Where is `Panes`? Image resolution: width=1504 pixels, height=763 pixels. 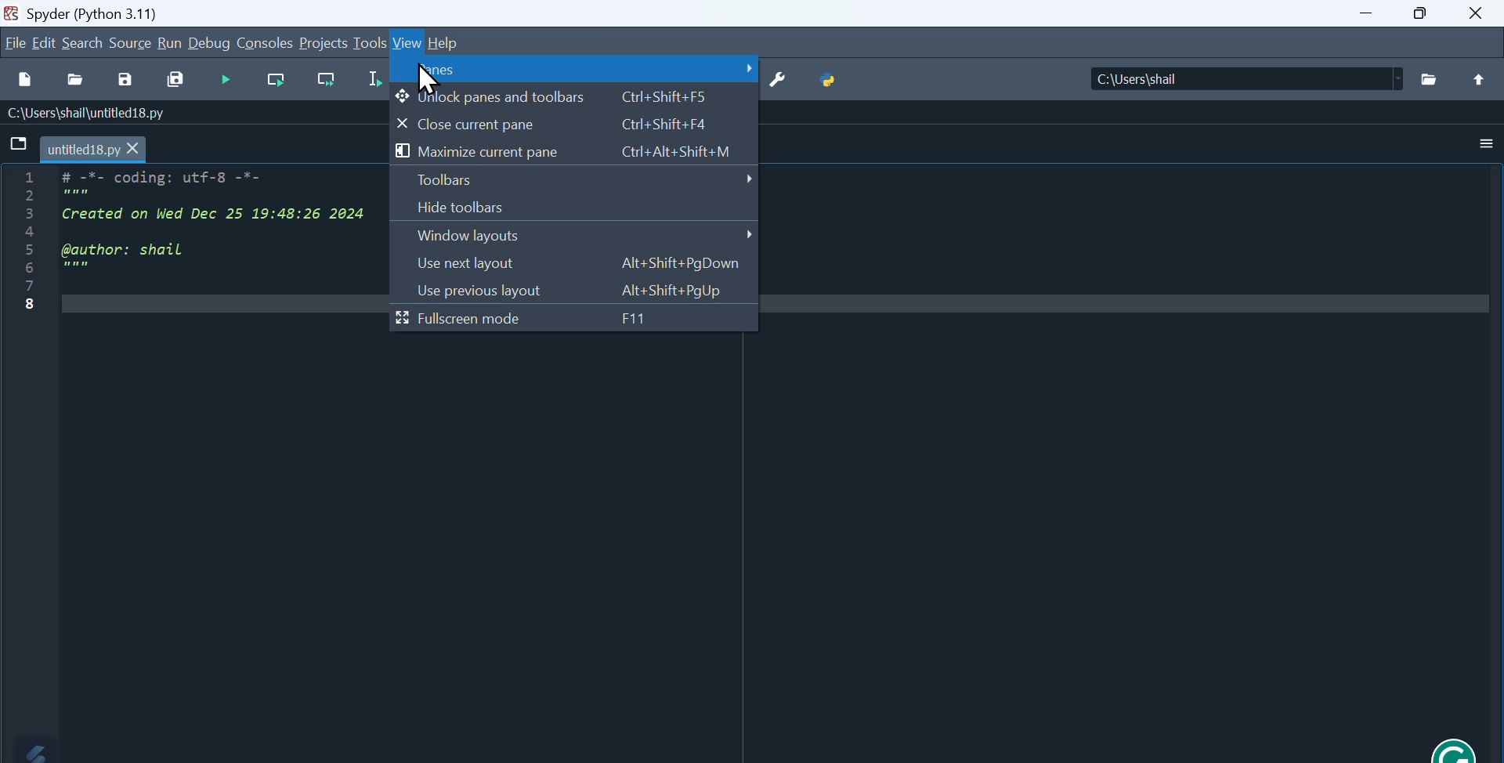
Panes is located at coordinates (578, 71).